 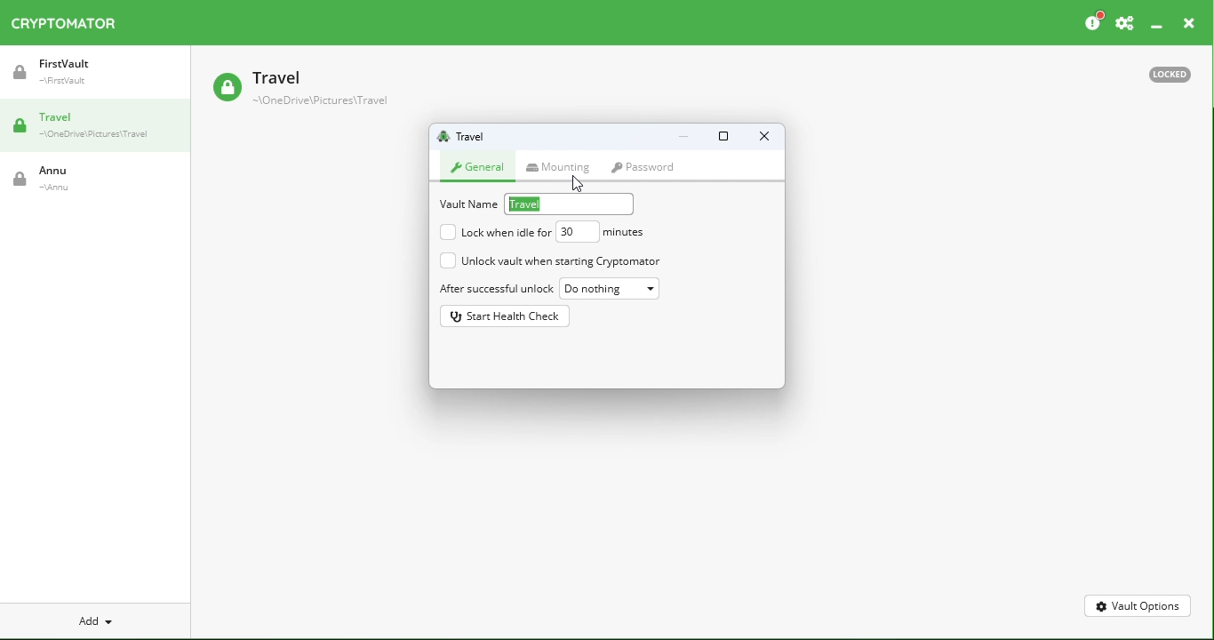 What do you see at coordinates (326, 89) in the screenshot?
I see `Vault` at bounding box center [326, 89].